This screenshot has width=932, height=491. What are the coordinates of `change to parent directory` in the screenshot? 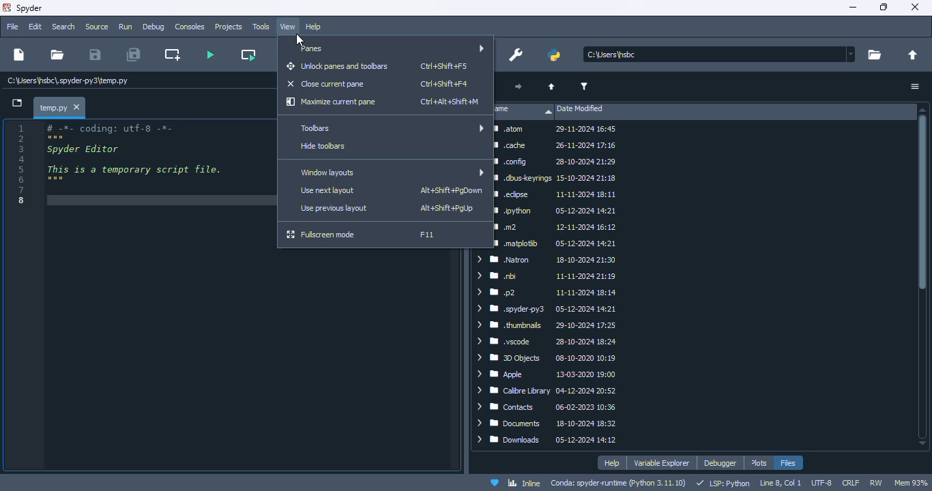 It's located at (914, 55).